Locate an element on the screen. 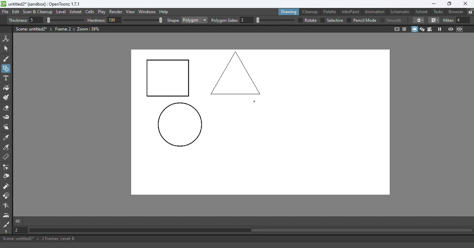 This screenshot has height=248, width=474. Border corners is located at coordinates (418, 20).